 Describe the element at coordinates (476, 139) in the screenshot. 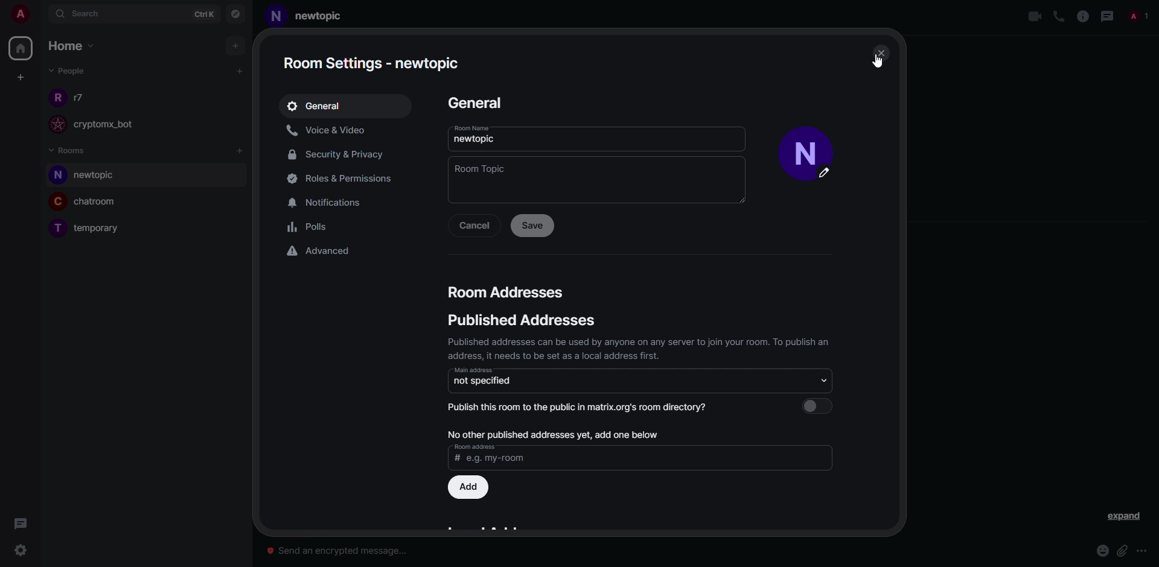

I see `newtopic` at that location.